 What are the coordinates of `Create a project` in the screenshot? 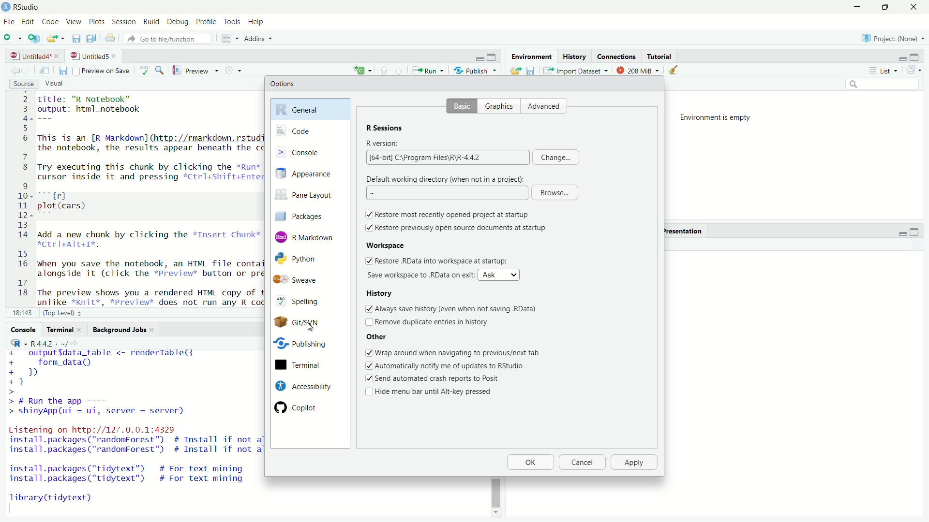 It's located at (34, 38).